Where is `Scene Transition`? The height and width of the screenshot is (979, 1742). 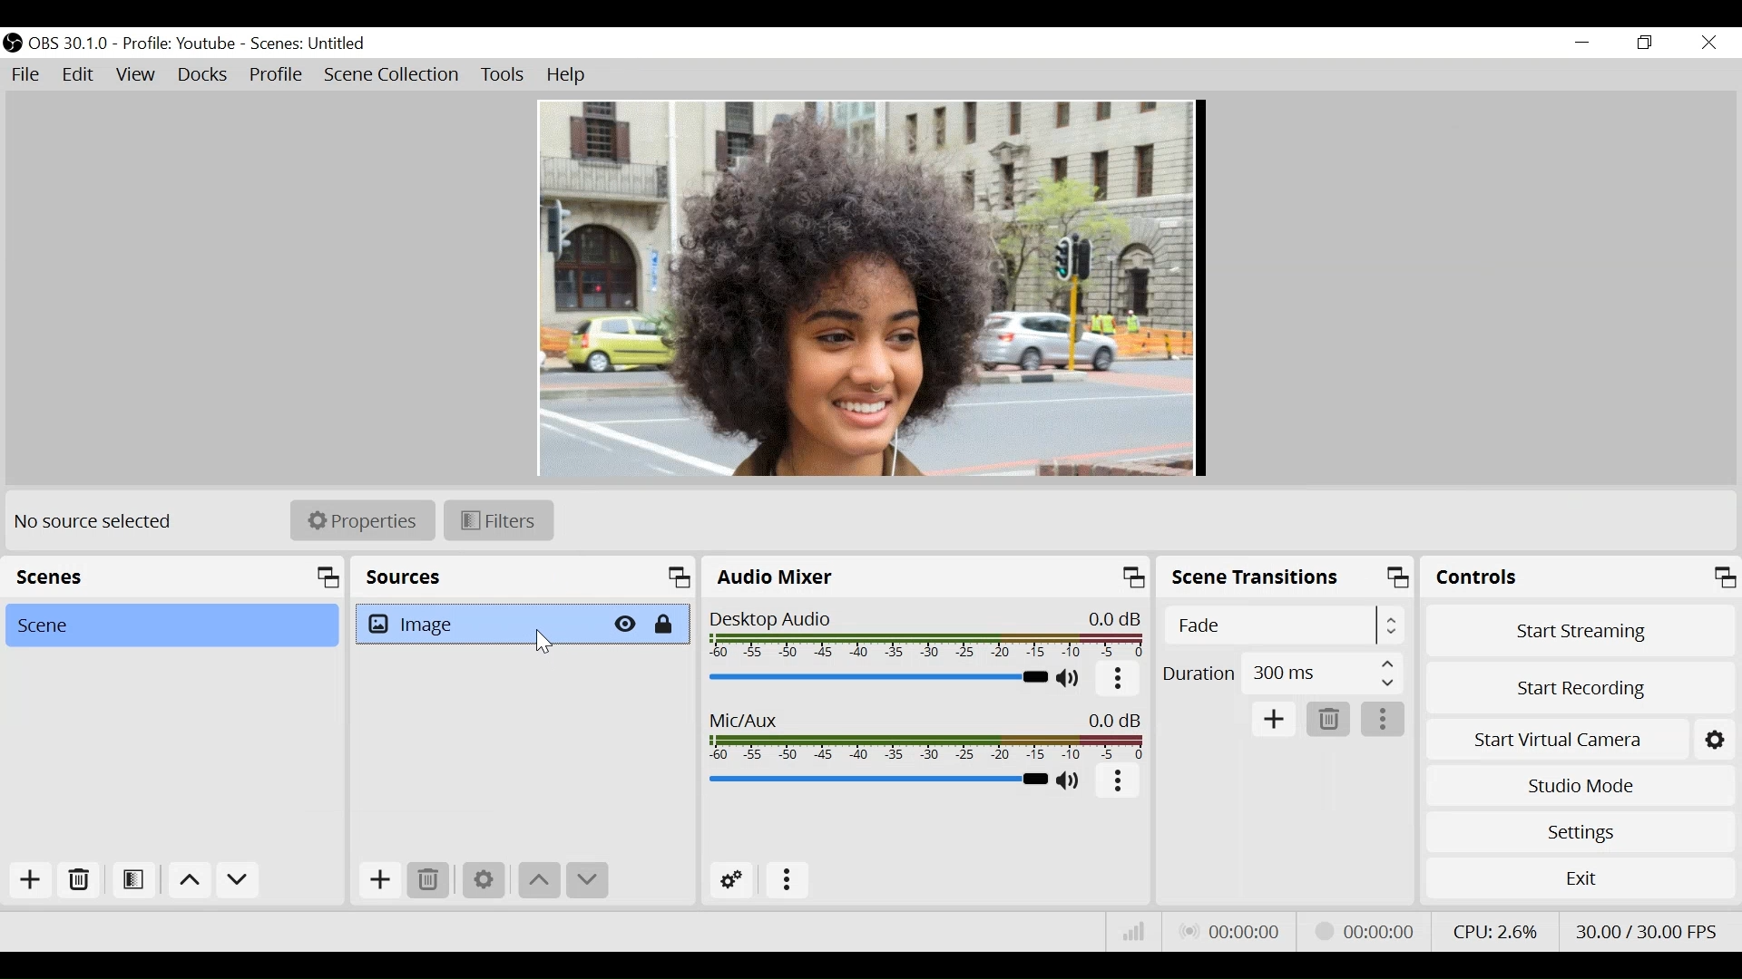 Scene Transition is located at coordinates (1287, 576).